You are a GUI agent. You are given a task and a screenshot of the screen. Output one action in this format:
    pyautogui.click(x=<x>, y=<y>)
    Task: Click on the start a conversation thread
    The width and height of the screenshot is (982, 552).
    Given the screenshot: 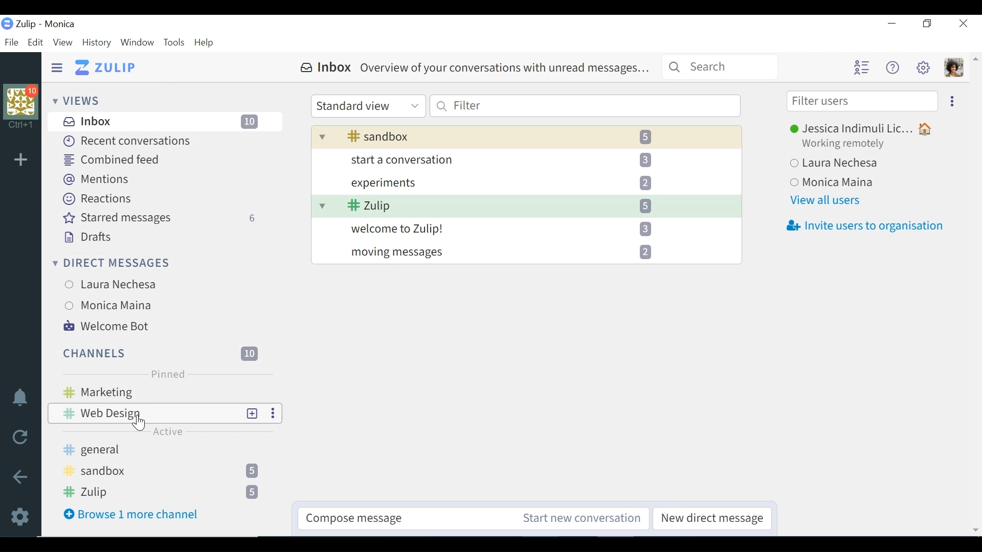 What is the action you would take?
    pyautogui.click(x=516, y=159)
    